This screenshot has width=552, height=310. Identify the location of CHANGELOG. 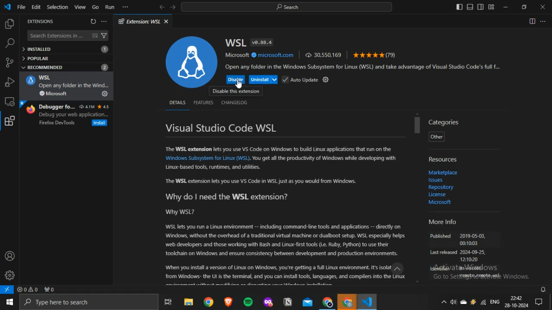
(235, 102).